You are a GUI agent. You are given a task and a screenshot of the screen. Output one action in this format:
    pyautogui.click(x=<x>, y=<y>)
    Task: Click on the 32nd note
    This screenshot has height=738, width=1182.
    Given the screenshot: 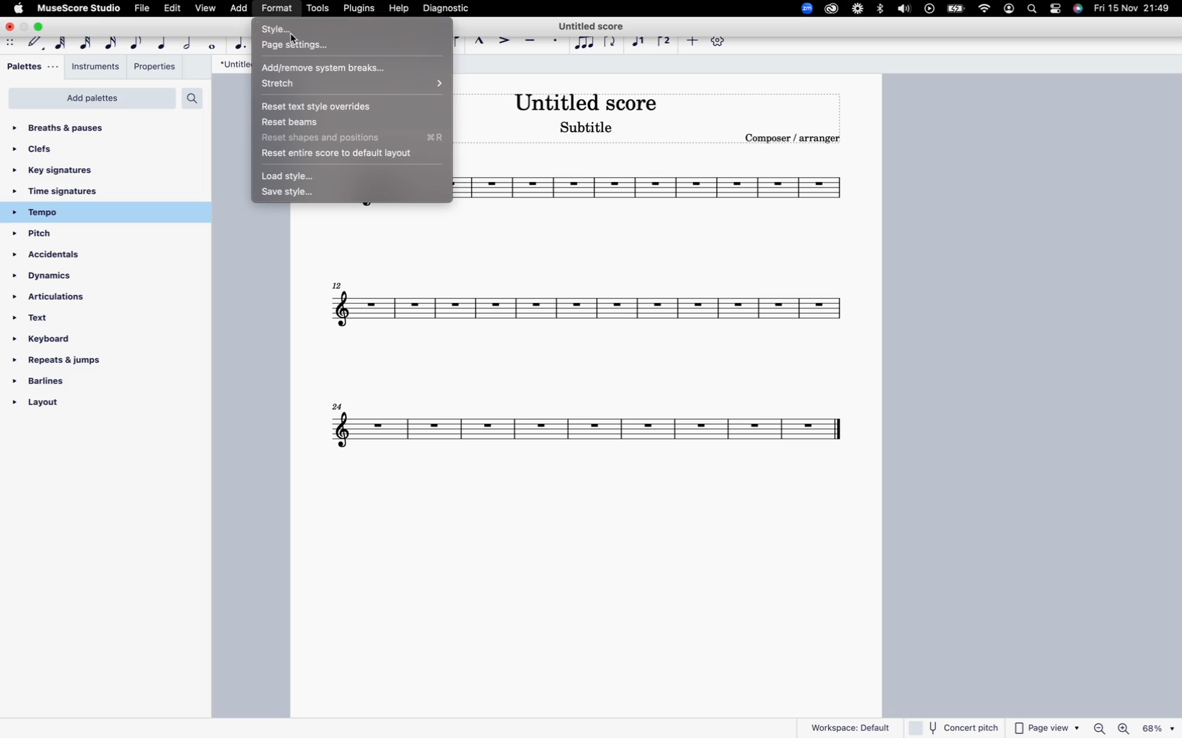 What is the action you would take?
    pyautogui.click(x=87, y=41)
    